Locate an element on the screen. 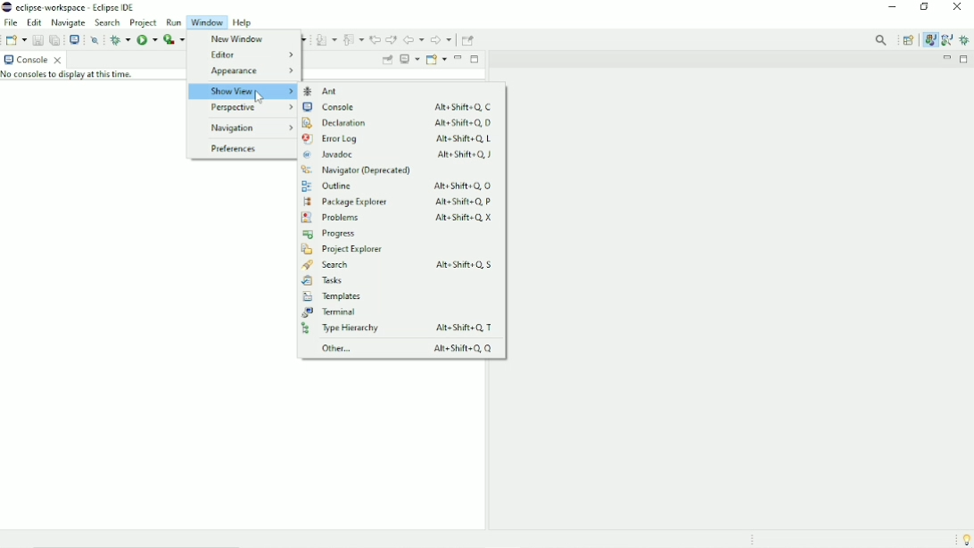 The image size is (974, 548). File is located at coordinates (11, 22).